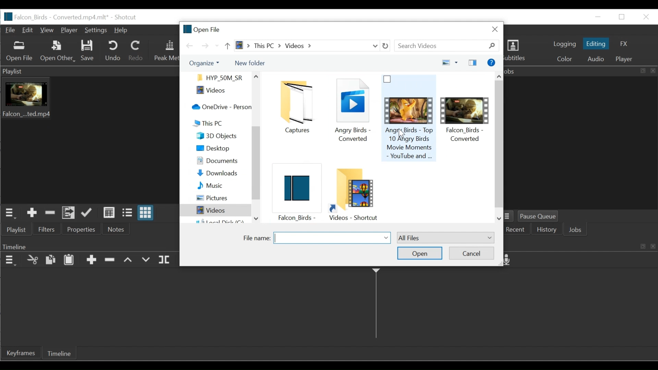  What do you see at coordinates (255, 238) in the screenshot?
I see `File name` at bounding box center [255, 238].